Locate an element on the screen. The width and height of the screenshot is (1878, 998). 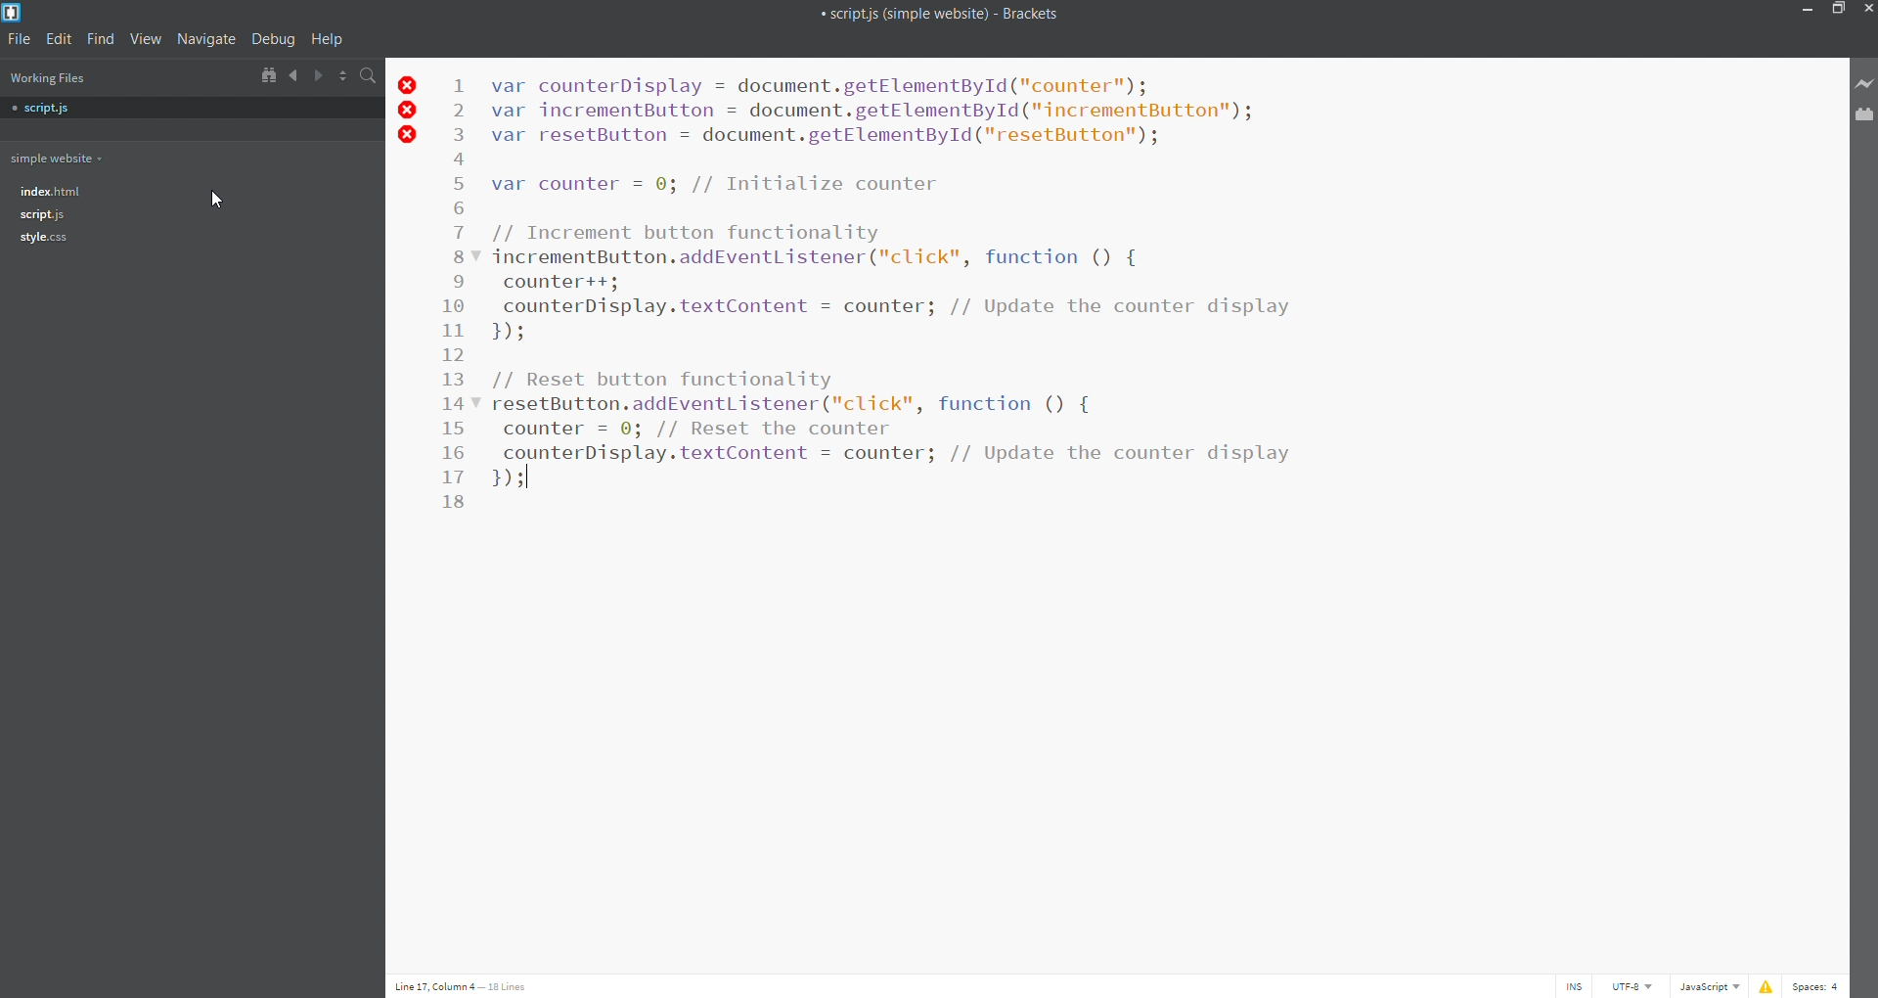
view is located at coordinates (149, 39).